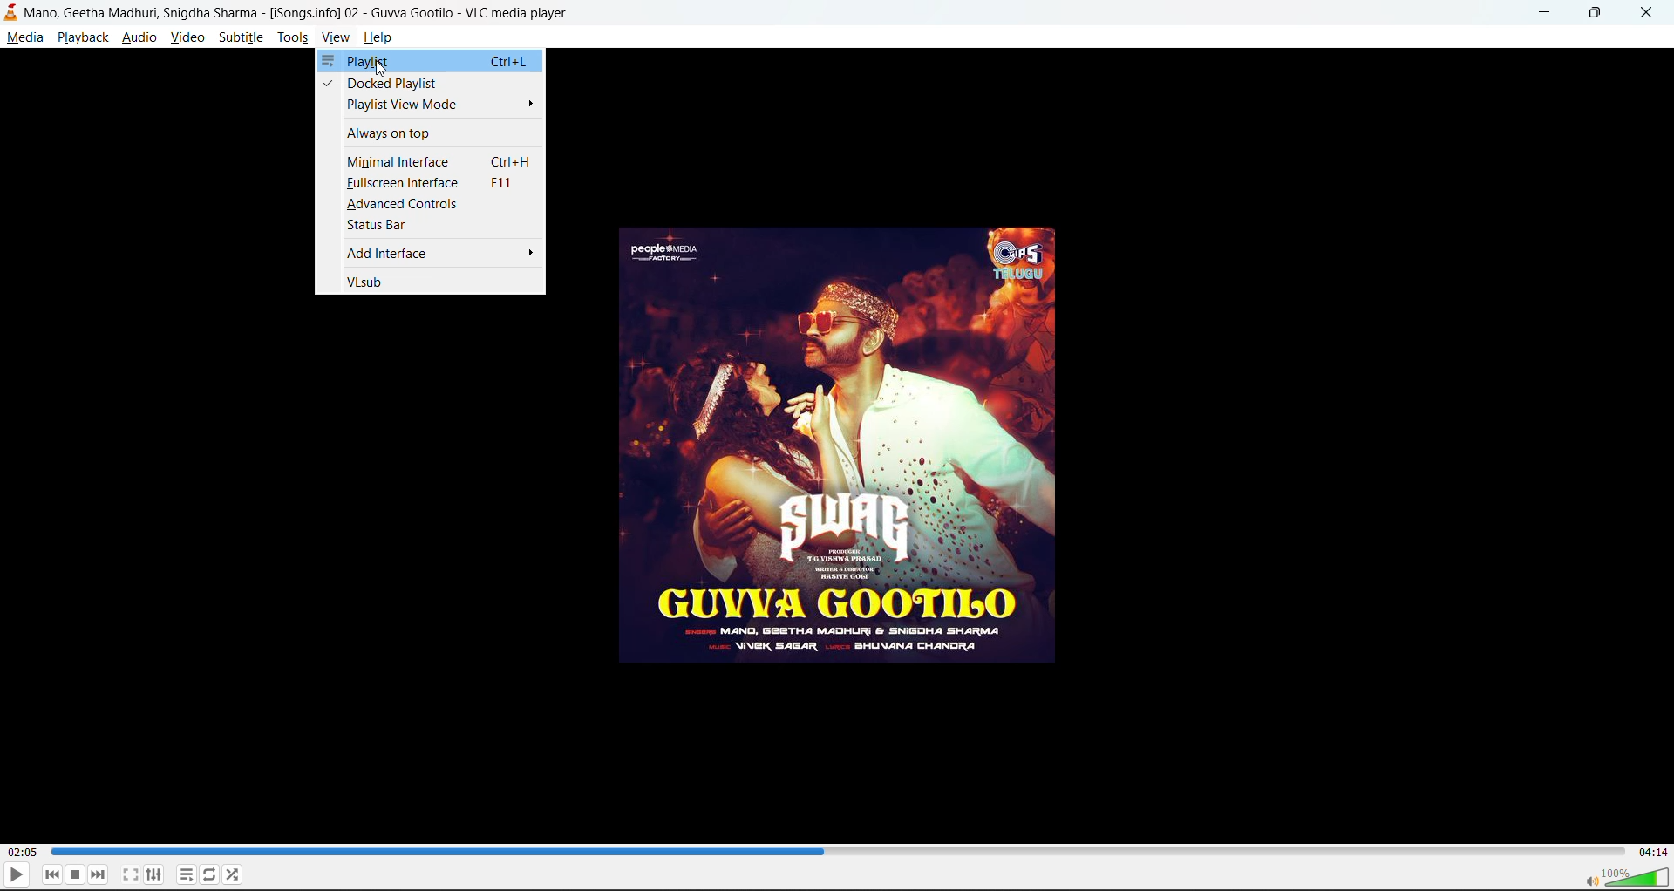 The width and height of the screenshot is (1674, 891). What do you see at coordinates (131, 874) in the screenshot?
I see `toggle fullscreen` at bounding box center [131, 874].